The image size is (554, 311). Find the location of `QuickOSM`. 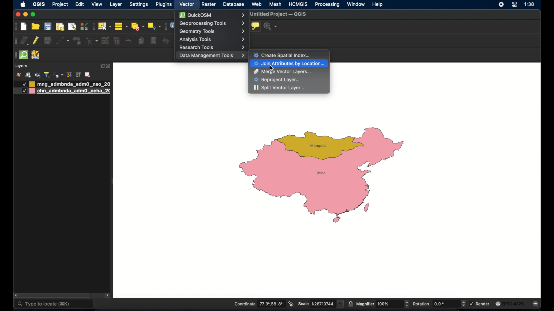

QuickOSM is located at coordinates (211, 14).